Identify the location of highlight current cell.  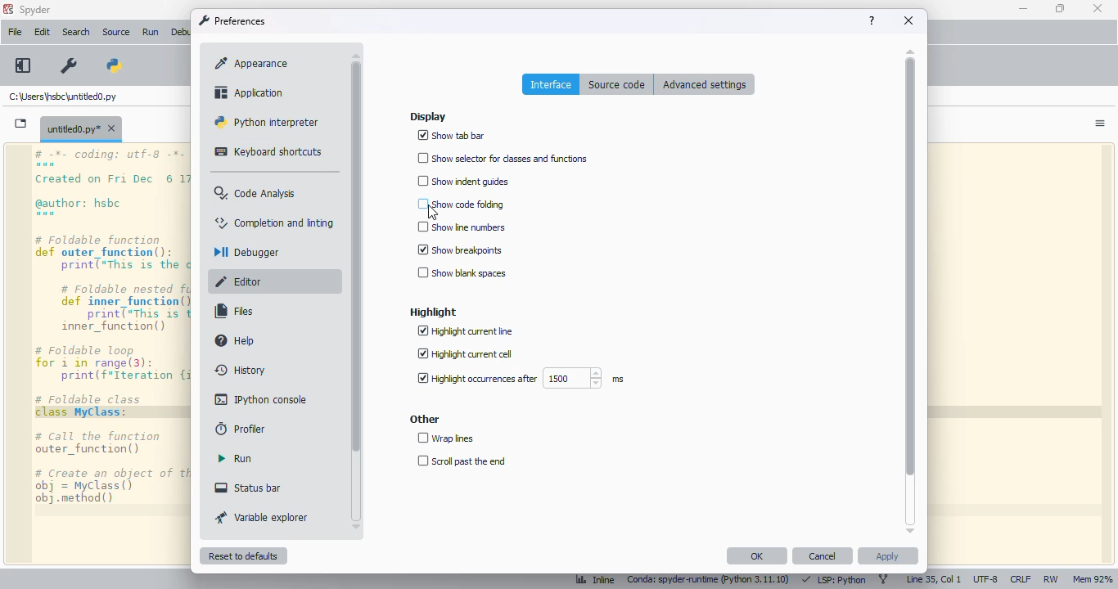
(465, 353).